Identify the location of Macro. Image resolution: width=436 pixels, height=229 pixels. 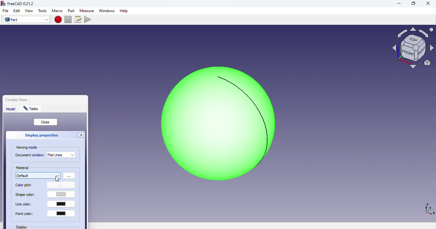
(57, 11).